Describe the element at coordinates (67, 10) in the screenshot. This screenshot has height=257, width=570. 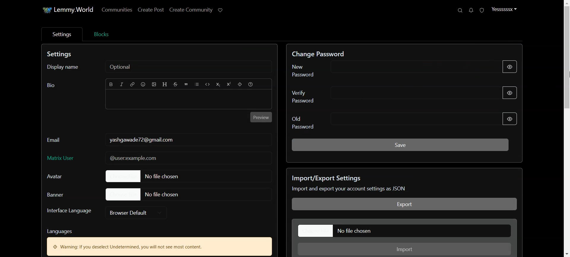
I see `Home page` at that location.